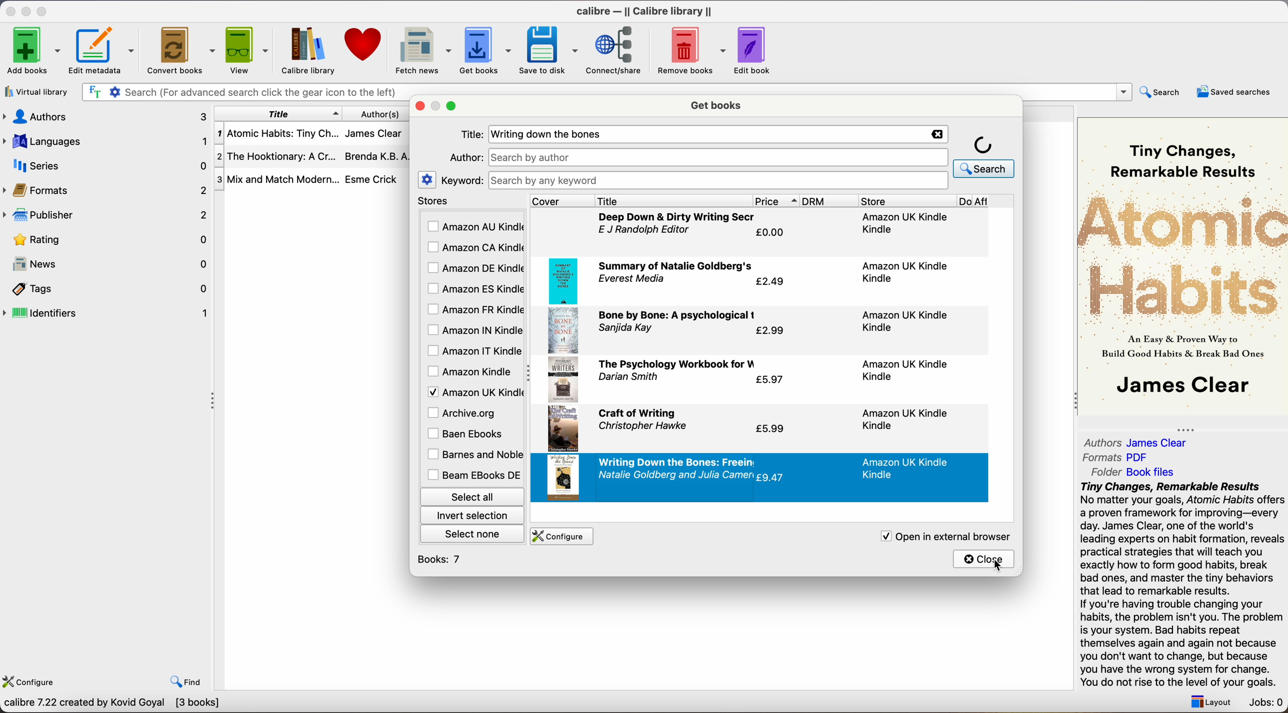  I want to click on amazon UK kindle, so click(906, 223).